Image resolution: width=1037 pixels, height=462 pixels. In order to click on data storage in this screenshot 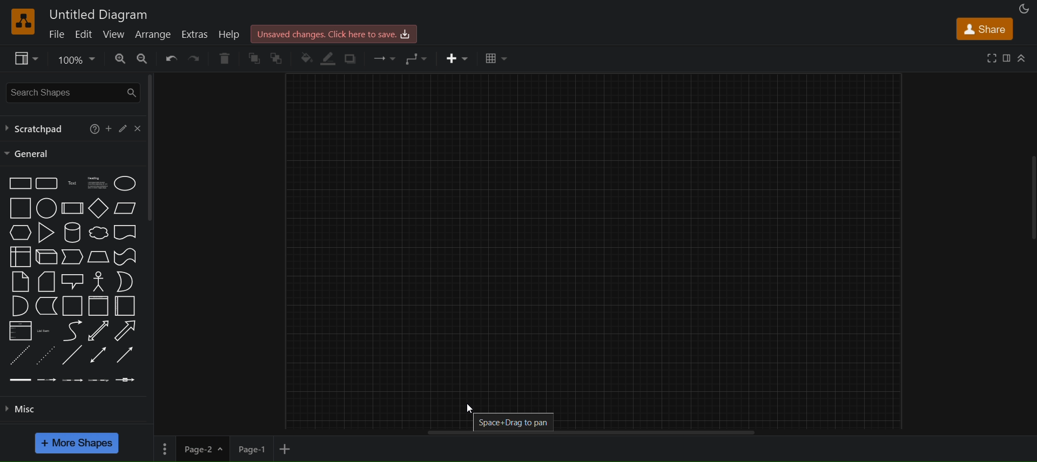, I will do `click(45, 306)`.